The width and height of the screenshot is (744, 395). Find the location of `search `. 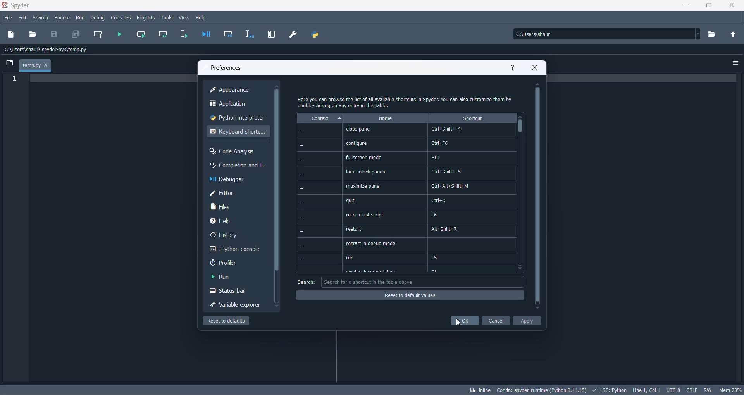

search  is located at coordinates (304, 282).